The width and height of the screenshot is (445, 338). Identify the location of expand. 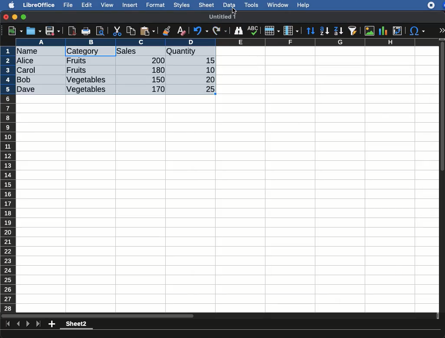
(442, 30).